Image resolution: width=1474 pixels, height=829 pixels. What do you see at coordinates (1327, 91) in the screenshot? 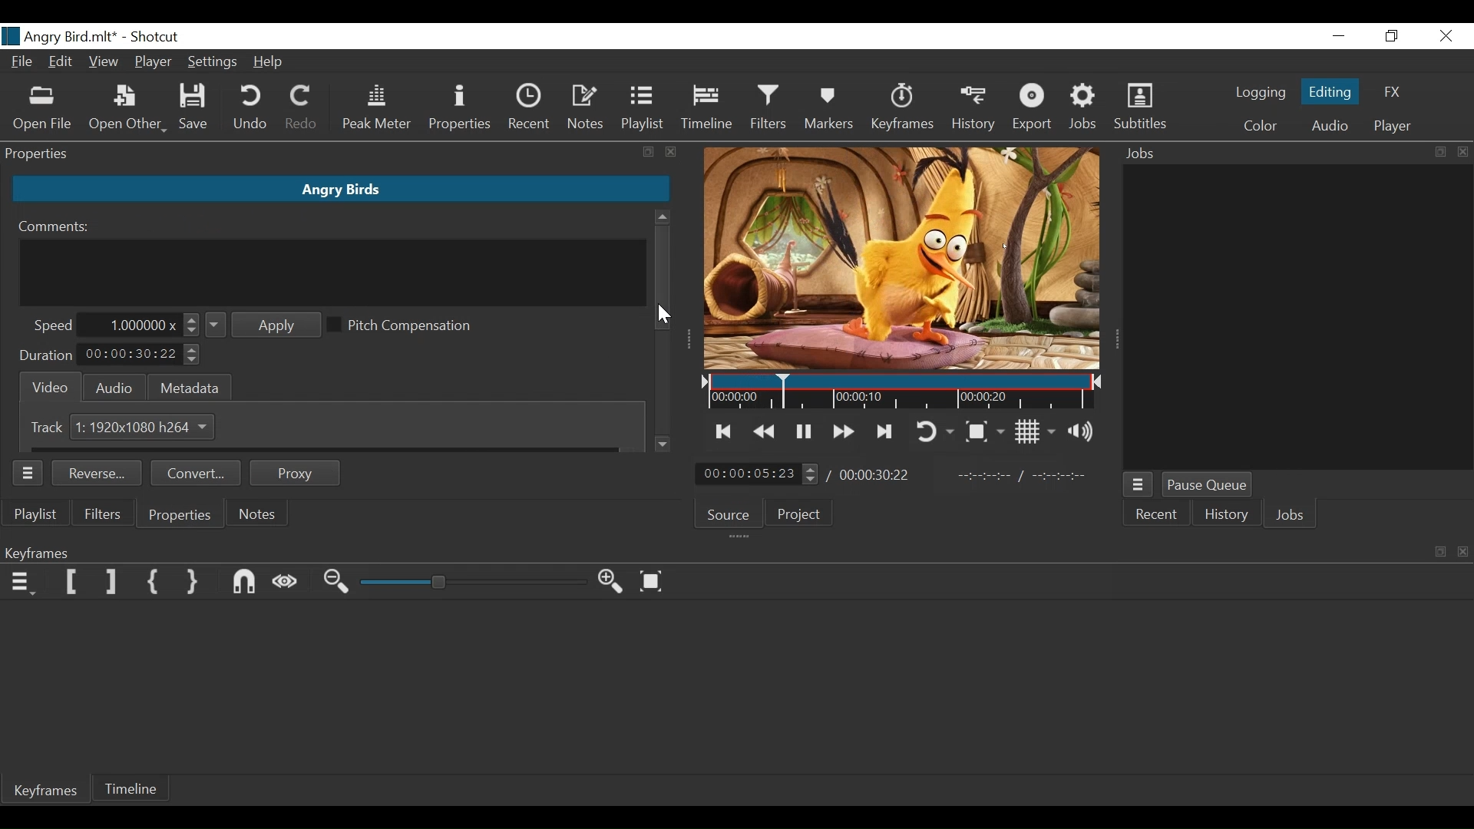
I see `Editing` at bounding box center [1327, 91].